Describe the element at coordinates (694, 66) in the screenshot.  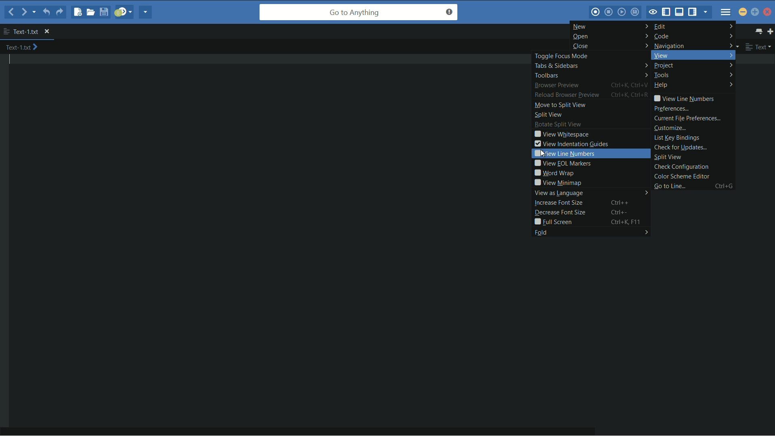
I see `project` at that location.